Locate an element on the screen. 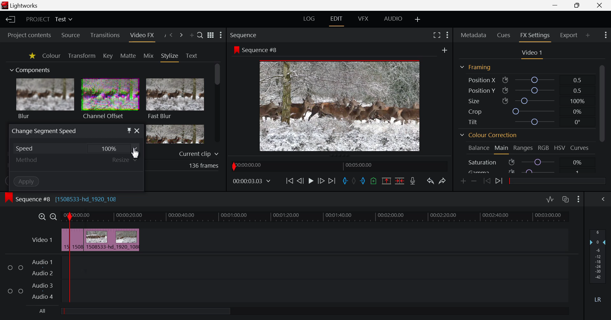  Size is located at coordinates (525, 101).